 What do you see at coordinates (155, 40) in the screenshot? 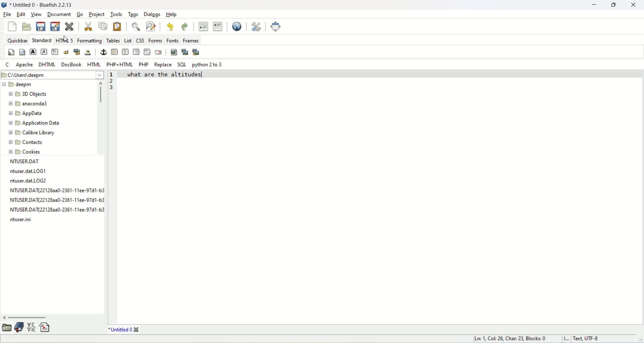
I see `forms` at bounding box center [155, 40].